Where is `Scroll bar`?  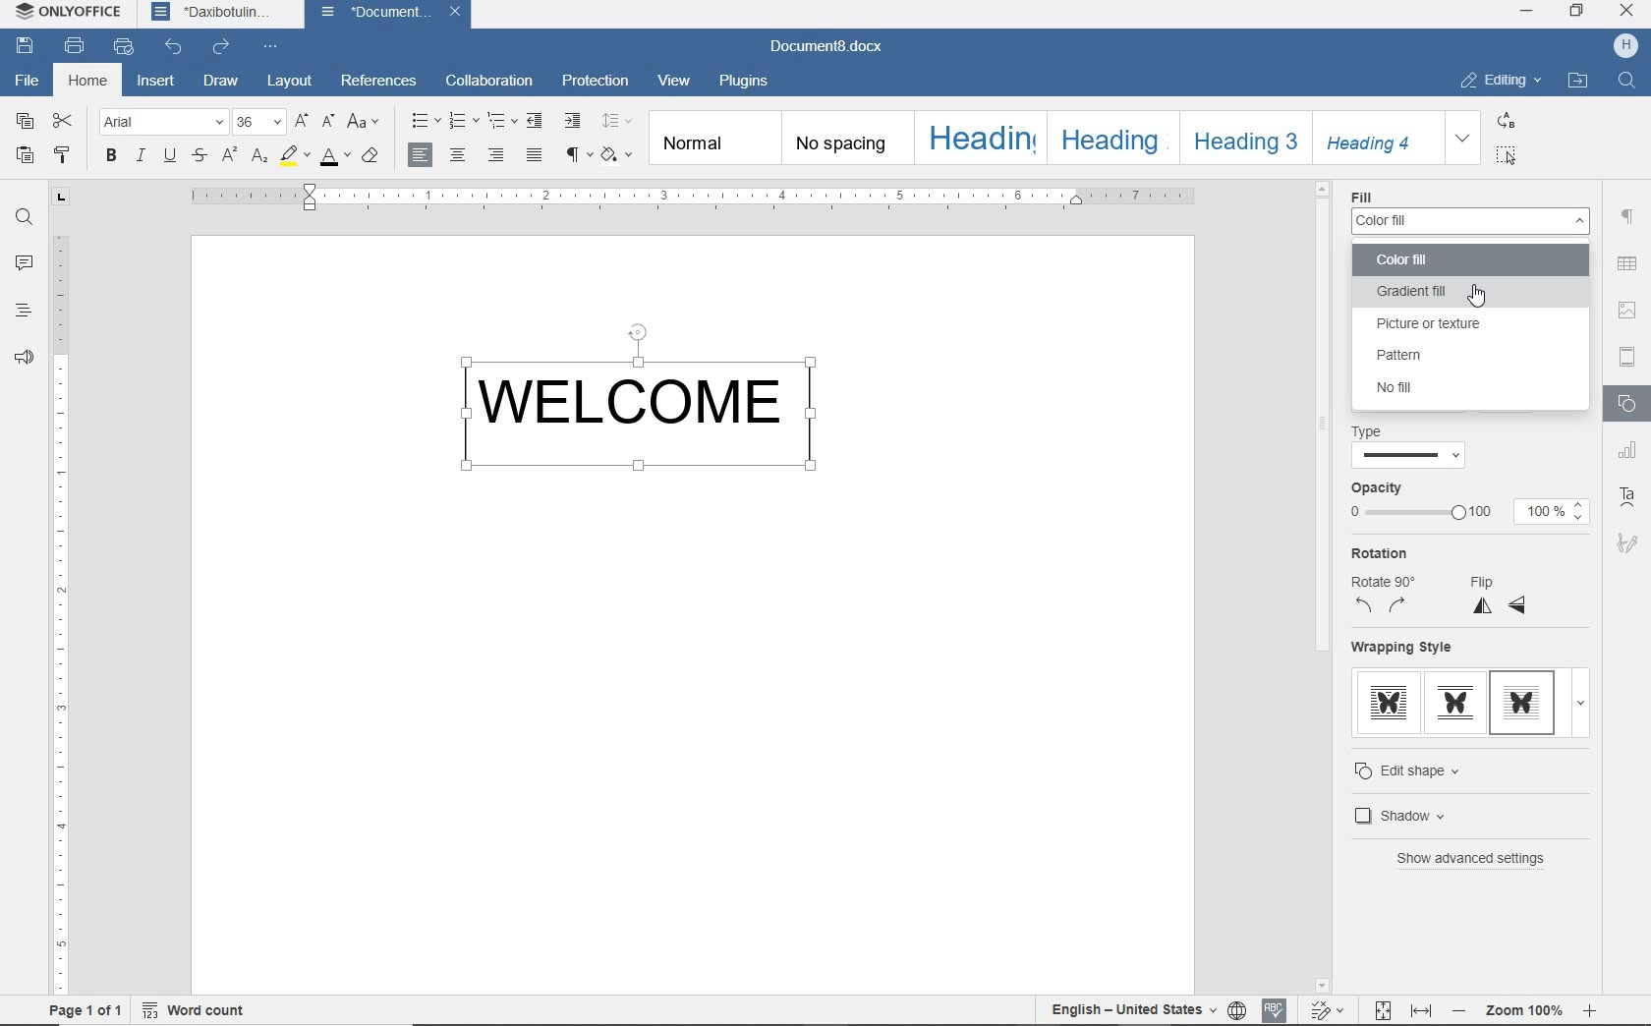 Scroll bar is located at coordinates (1323, 426).